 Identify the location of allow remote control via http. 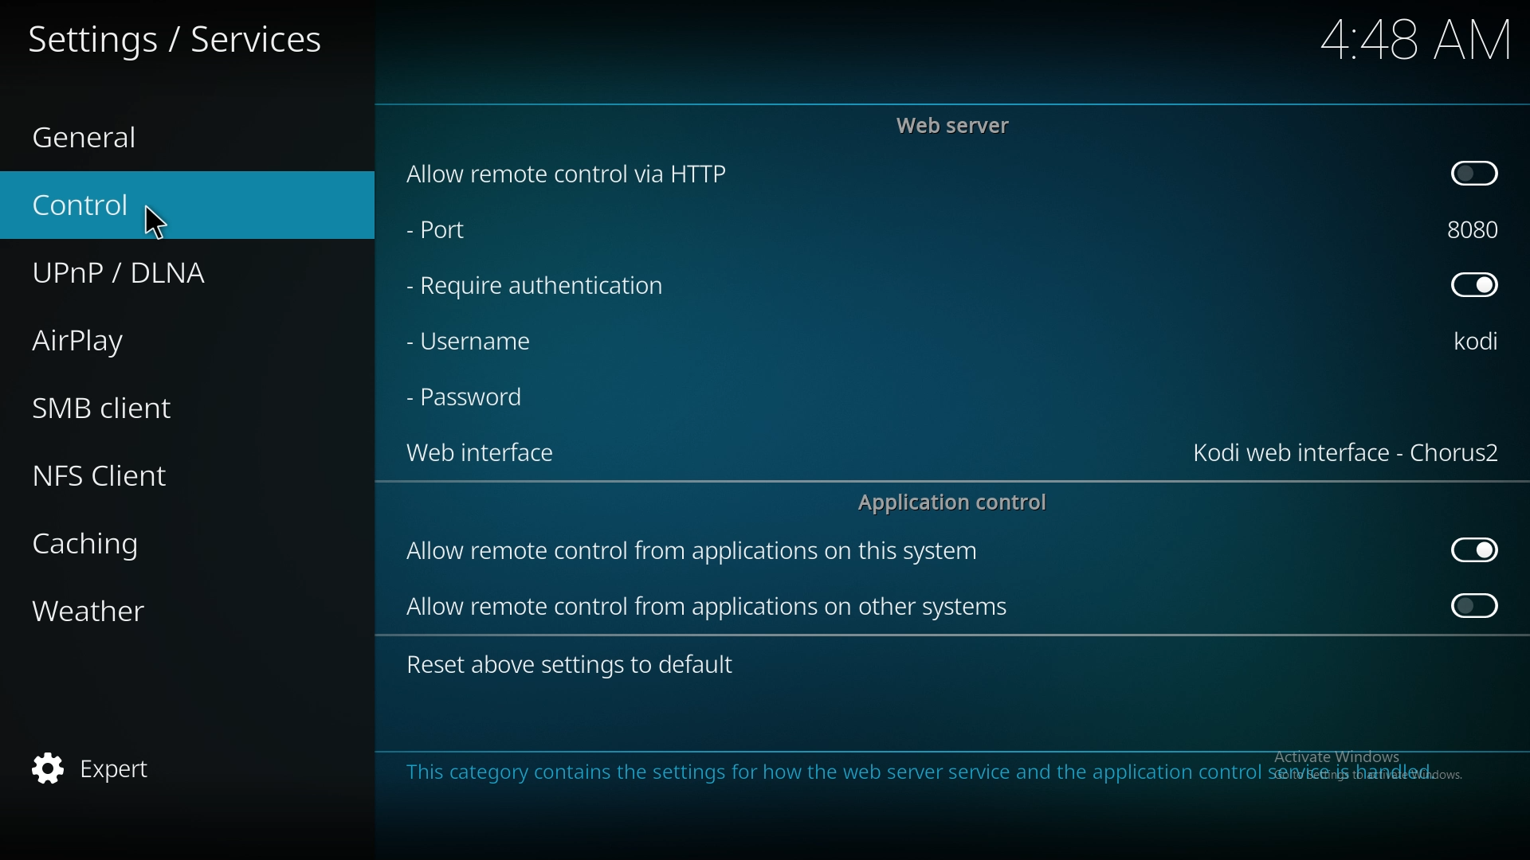
(609, 173).